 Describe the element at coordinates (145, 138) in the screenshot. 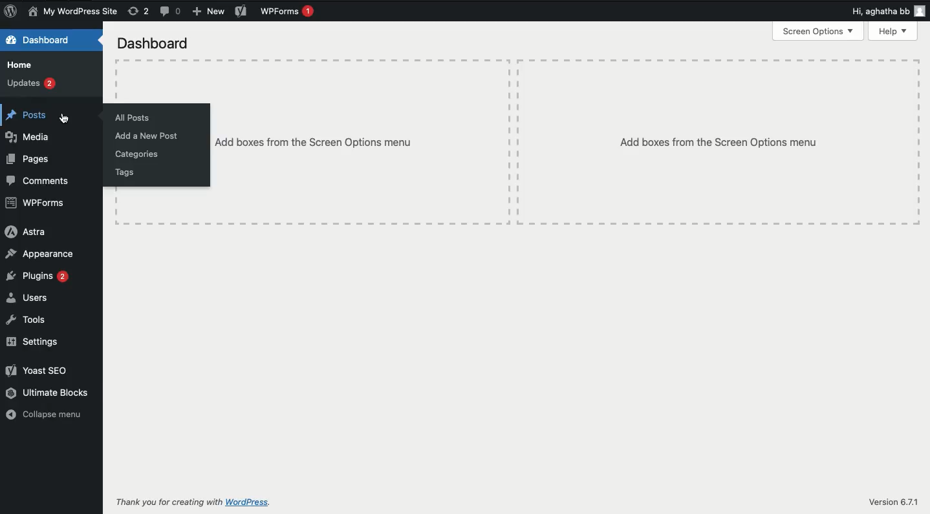

I see `Add a new post` at that location.